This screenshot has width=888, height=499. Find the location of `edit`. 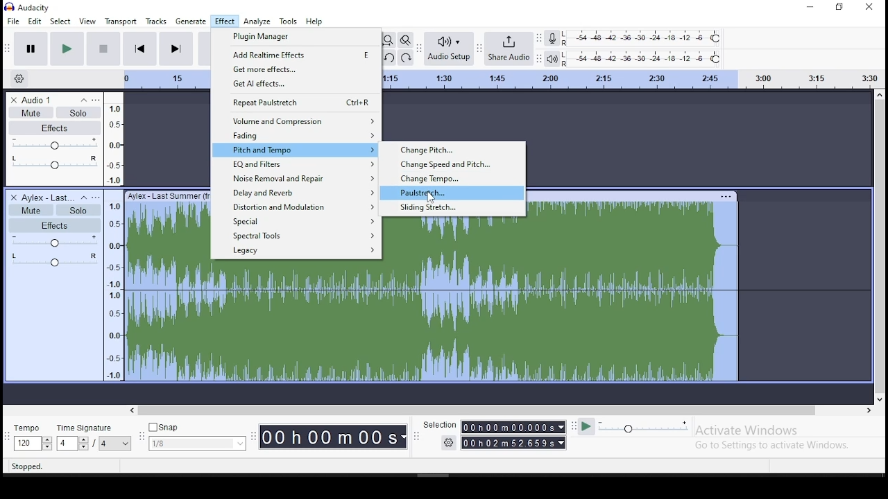

edit is located at coordinates (34, 21).